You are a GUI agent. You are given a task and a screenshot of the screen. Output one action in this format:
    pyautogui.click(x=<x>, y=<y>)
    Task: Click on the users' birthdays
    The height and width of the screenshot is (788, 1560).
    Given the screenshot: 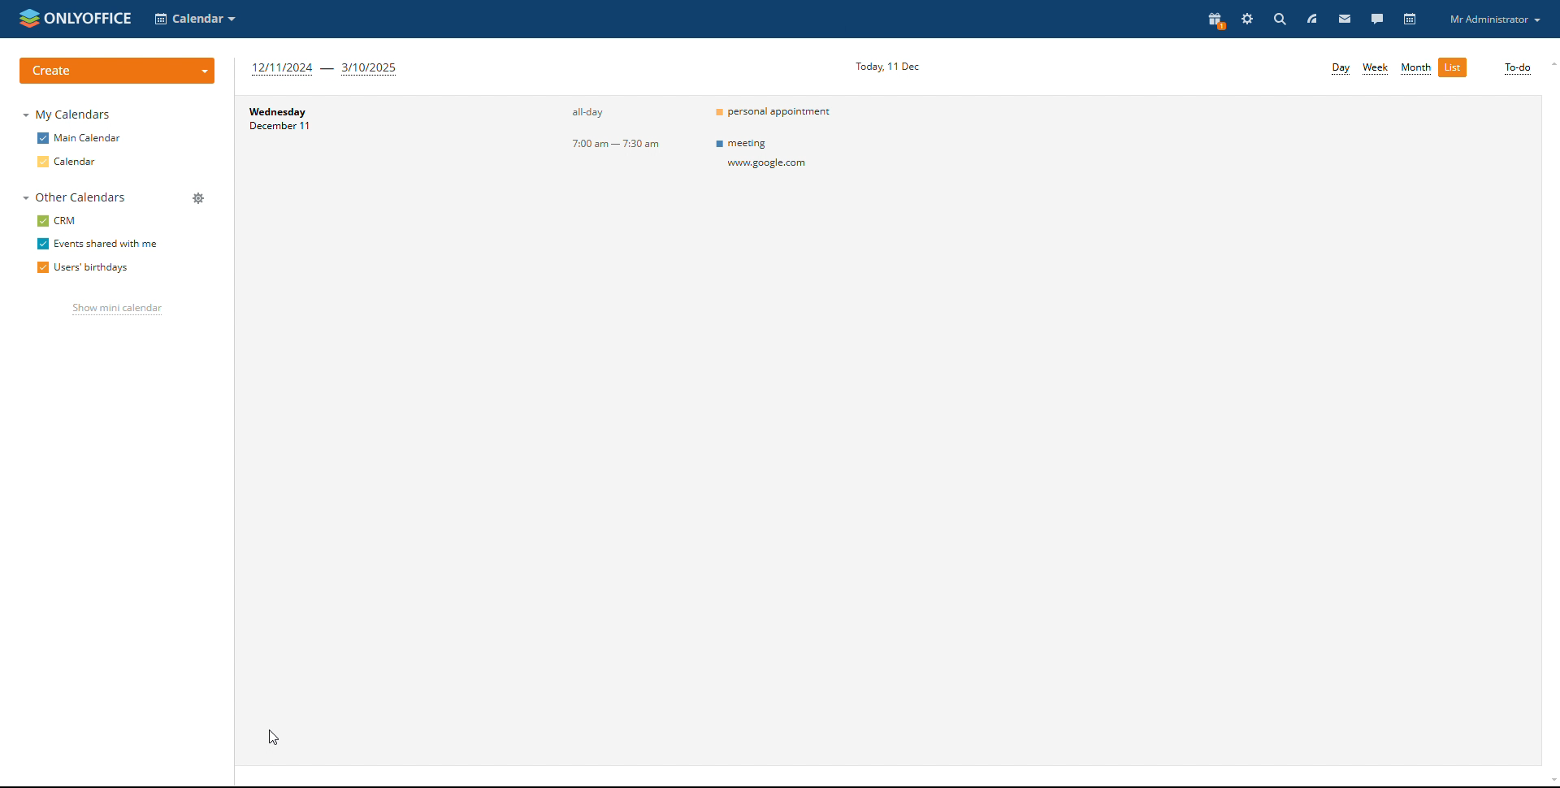 What is the action you would take?
    pyautogui.click(x=82, y=269)
    